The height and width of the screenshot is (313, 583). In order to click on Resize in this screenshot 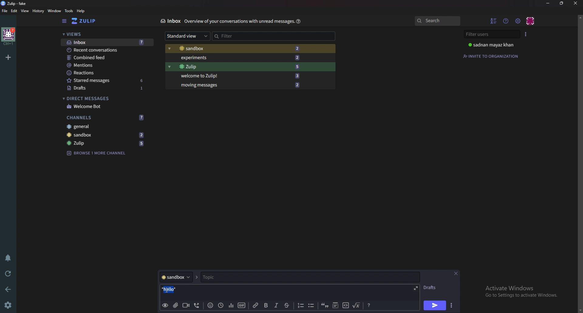, I will do `click(562, 3)`.